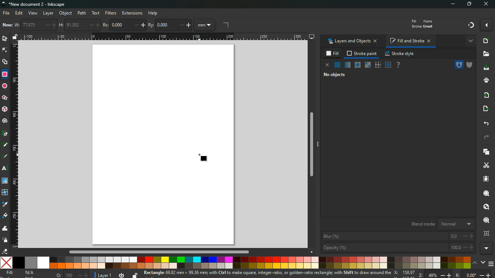  I want to click on layer, so click(50, 13).